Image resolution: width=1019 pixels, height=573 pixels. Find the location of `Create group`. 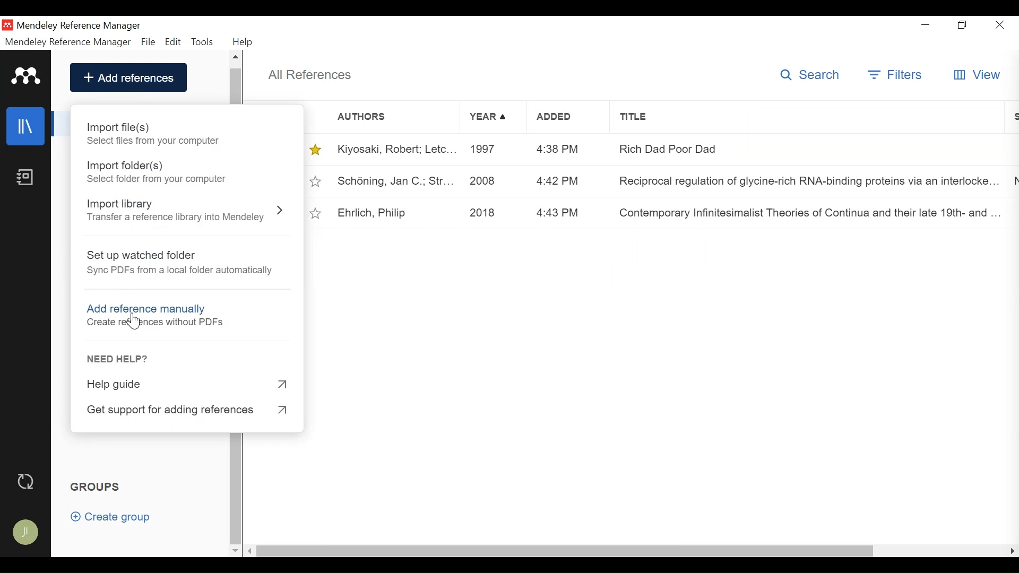

Create group is located at coordinates (113, 517).